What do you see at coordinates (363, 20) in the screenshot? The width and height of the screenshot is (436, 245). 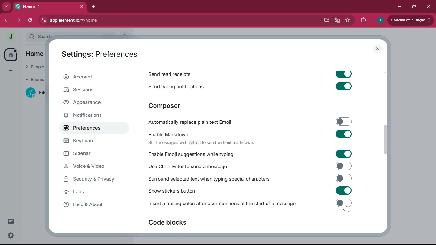 I see `extensions` at bounding box center [363, 20].